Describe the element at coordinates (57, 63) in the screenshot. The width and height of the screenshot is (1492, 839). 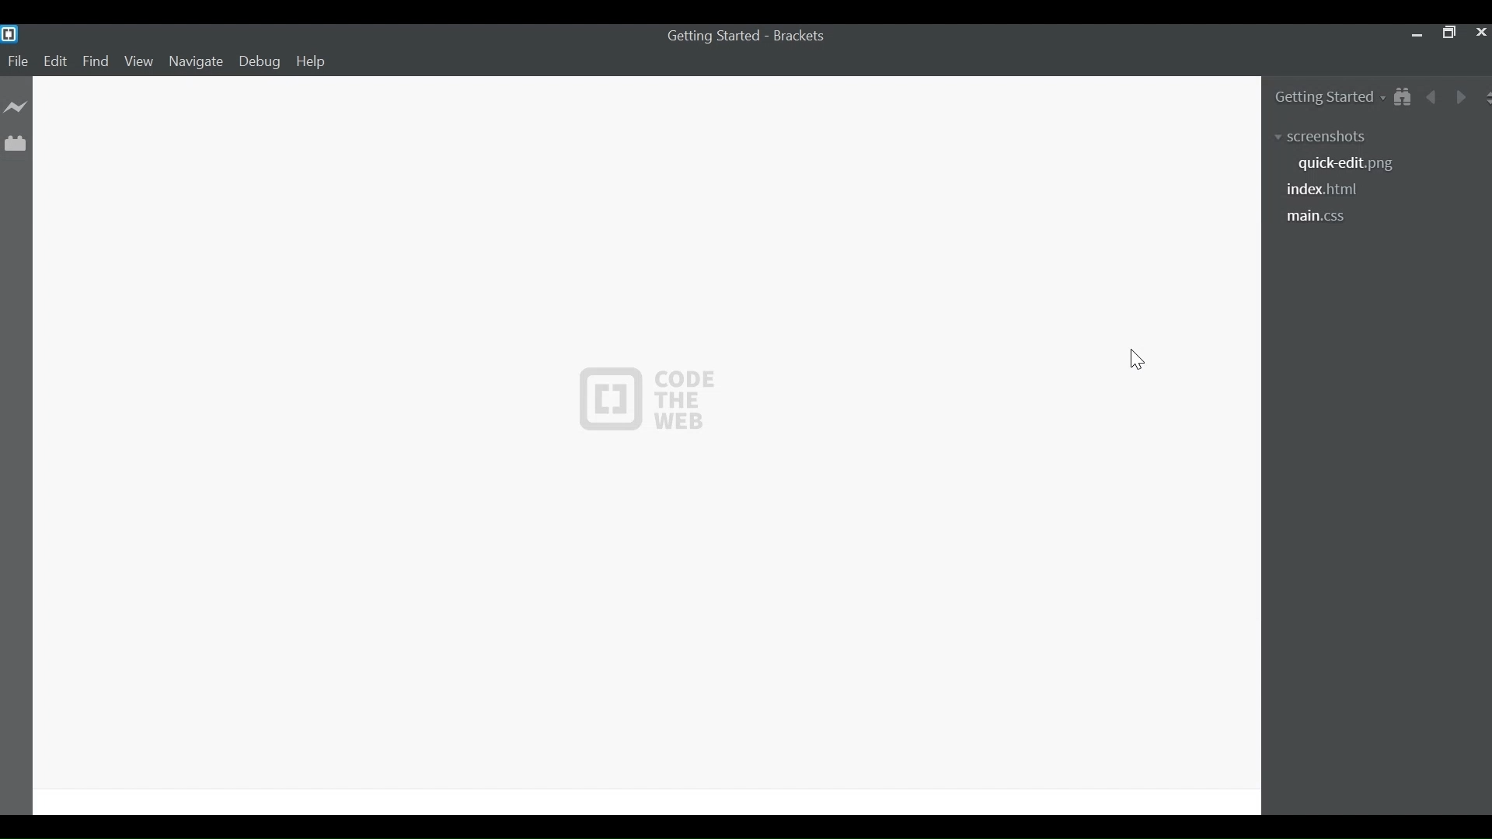
I see `Edit` at that location.